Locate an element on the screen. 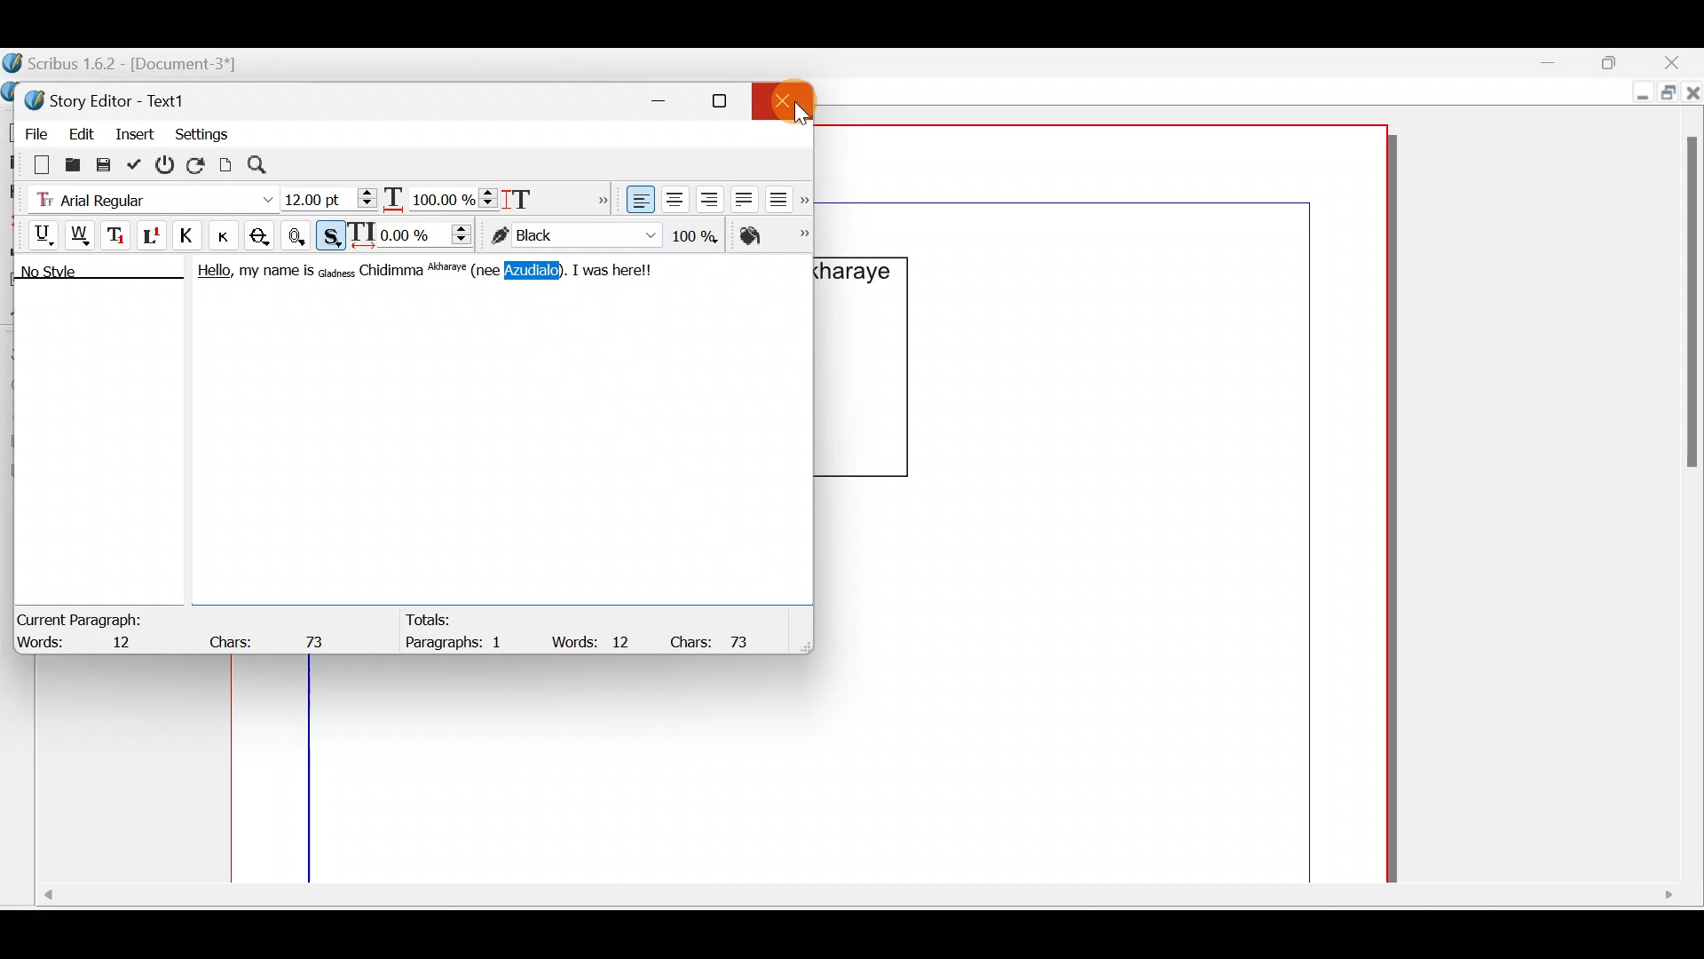 The width and height of the screenshot is (1704, 959). Small caps is located at coordinates (228, 234).